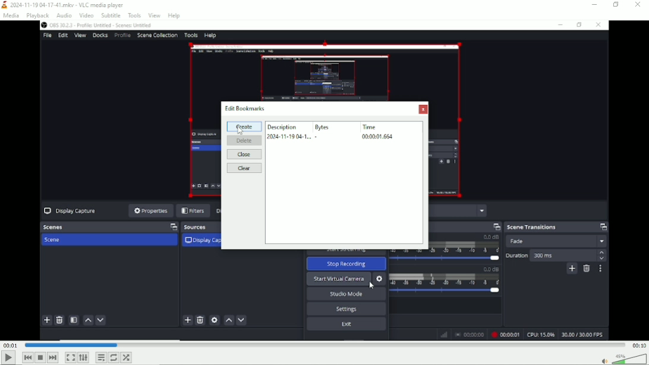  What do you see at coordinates (100, 358) in the screenshot?
I see `Toggle playlist` at bounding box center [100, 358].